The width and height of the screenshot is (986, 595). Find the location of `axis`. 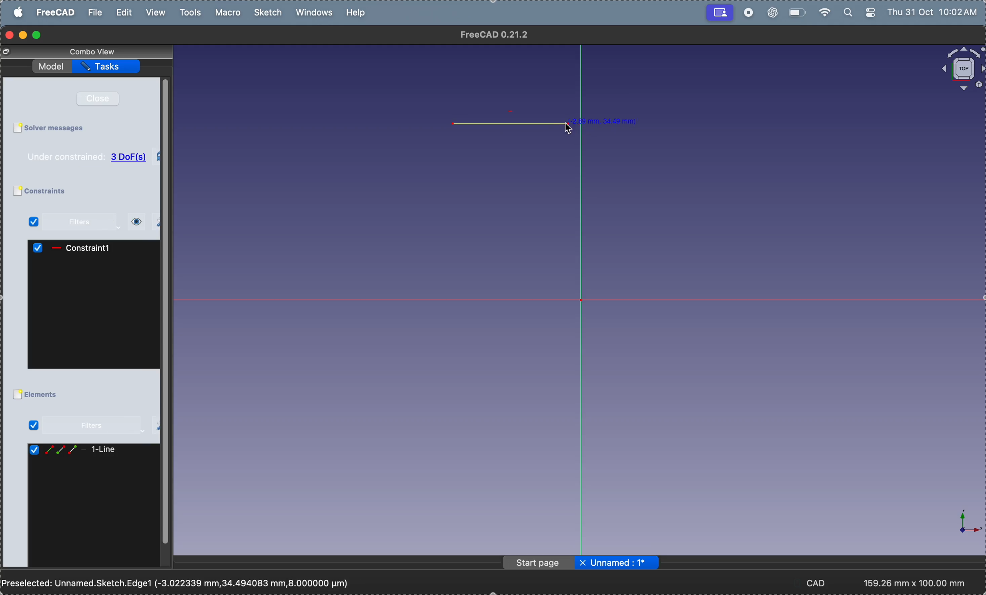

axis is located at coordinates (962, 522).